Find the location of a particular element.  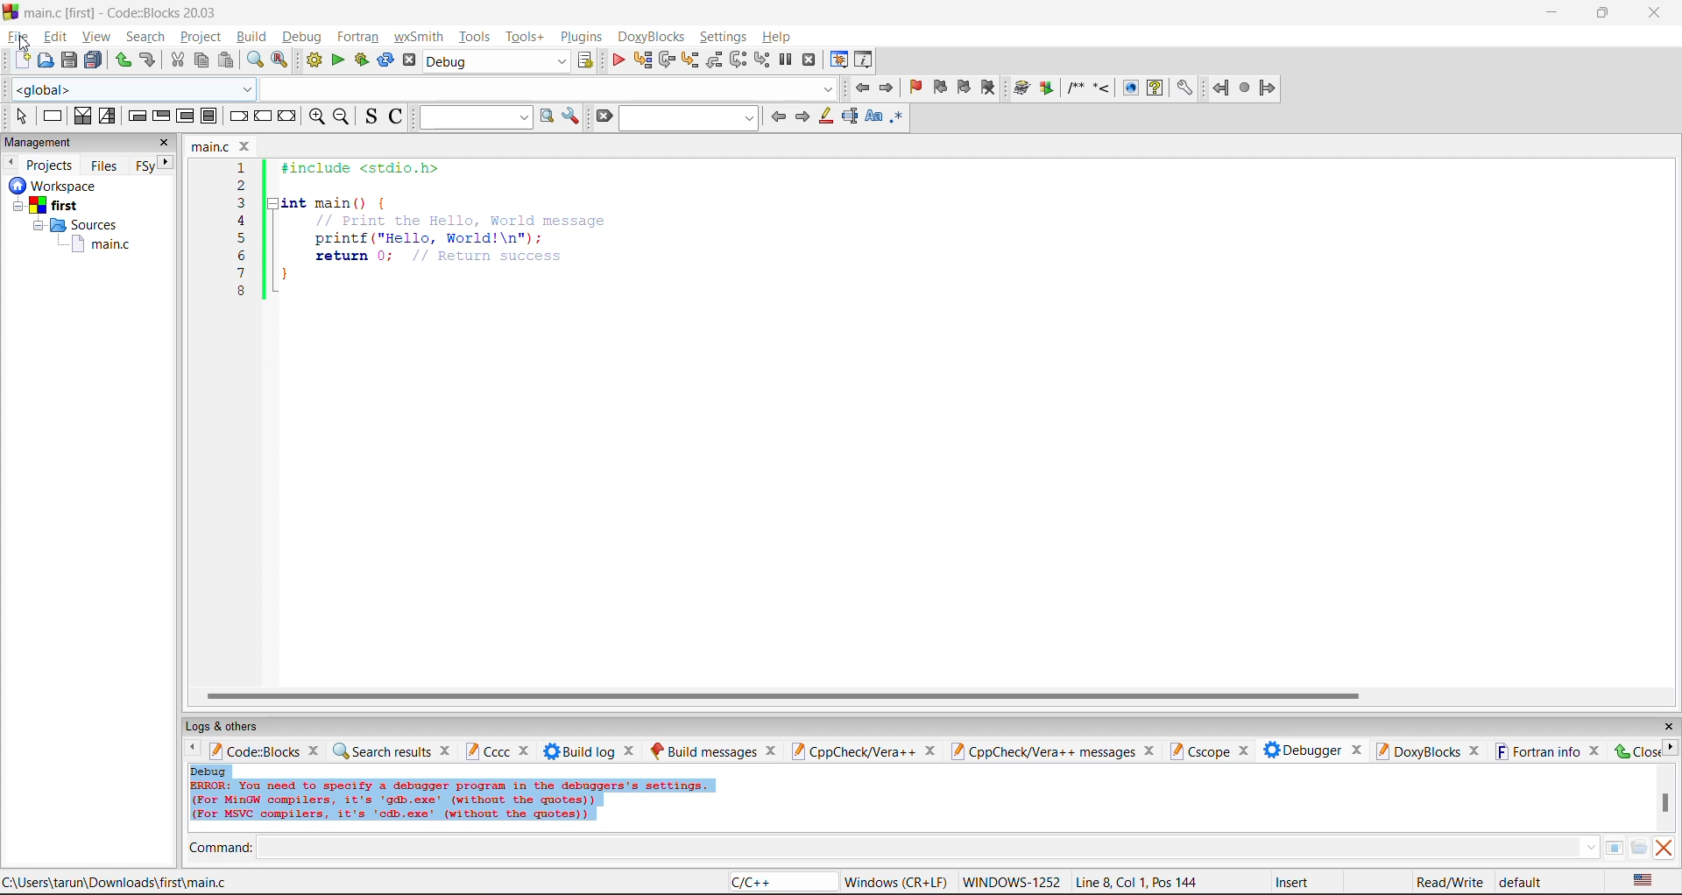

view is located at coordinates (98, 36).